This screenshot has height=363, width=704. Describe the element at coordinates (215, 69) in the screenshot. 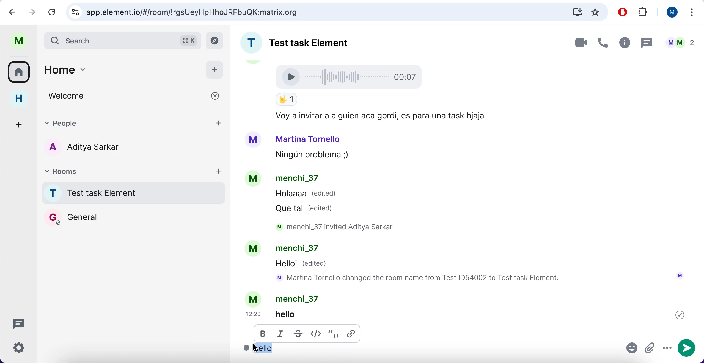

I see `add` at that location.